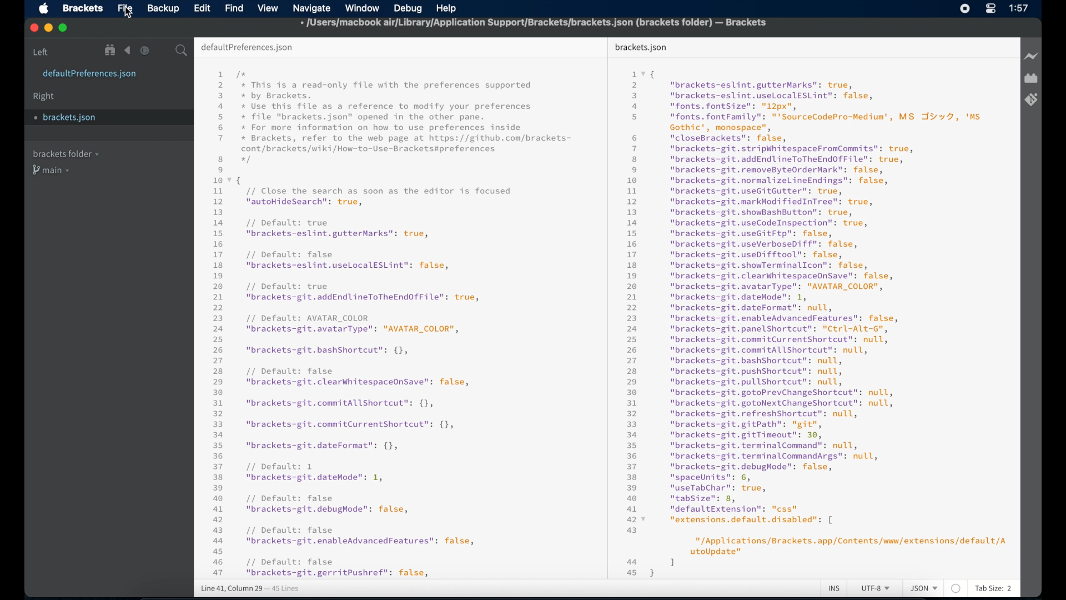 This screenshot has height=600, width=1066. Describe the element at coordinates (994, 589) in the screenshot. I see `tab size: 2` at that location.